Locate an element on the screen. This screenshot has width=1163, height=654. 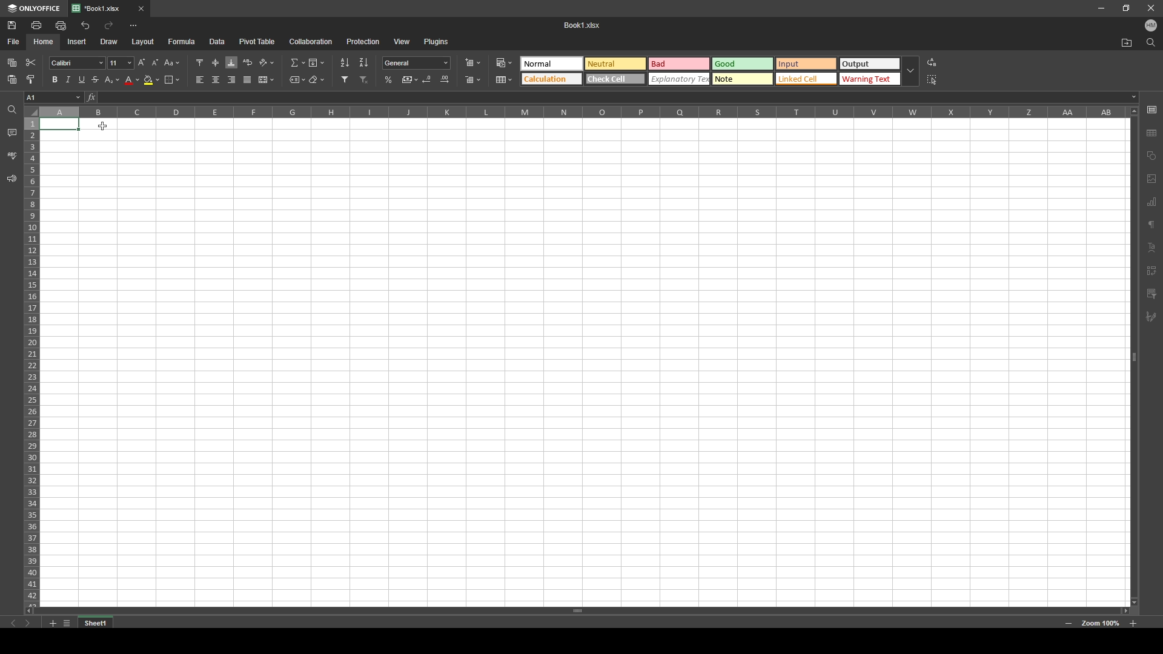
paragraph is located at coordinates (1153, 223).